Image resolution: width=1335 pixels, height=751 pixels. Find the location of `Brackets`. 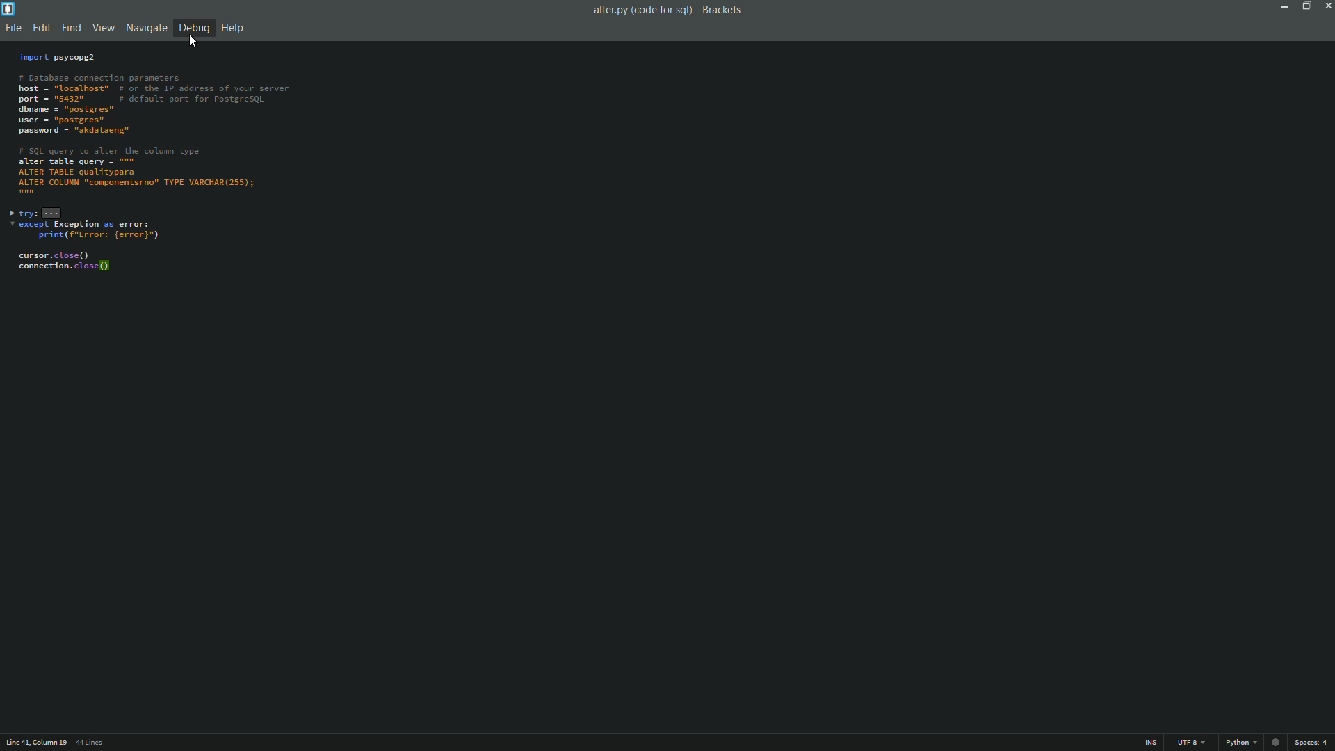

Brackets is located at coordinates (725, 10).